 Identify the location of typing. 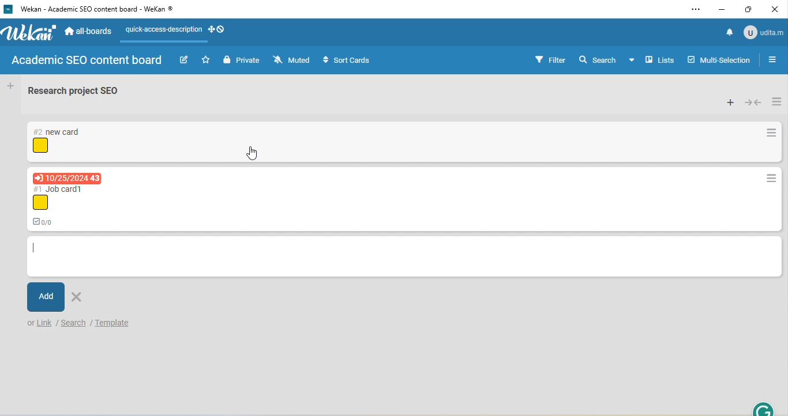
(35, 249).